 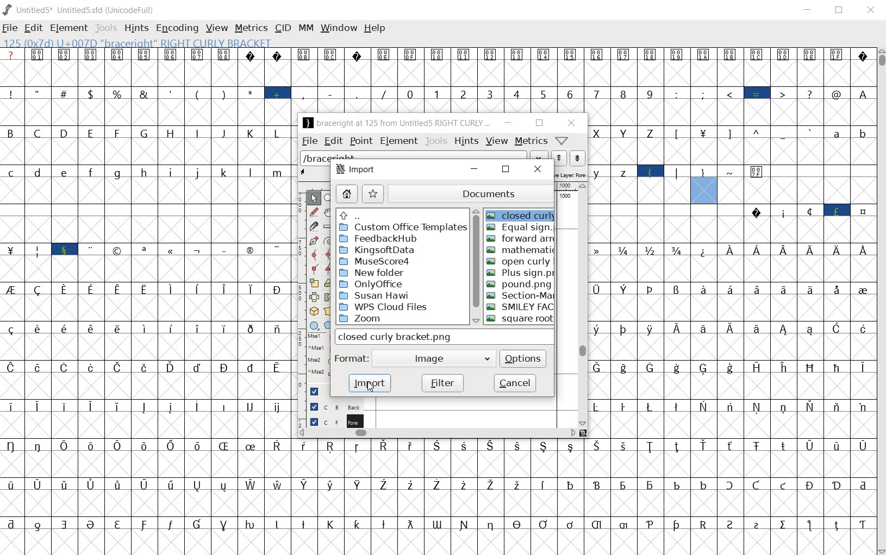 I want to click on MINIMIZE, so click(x=809, y=10).